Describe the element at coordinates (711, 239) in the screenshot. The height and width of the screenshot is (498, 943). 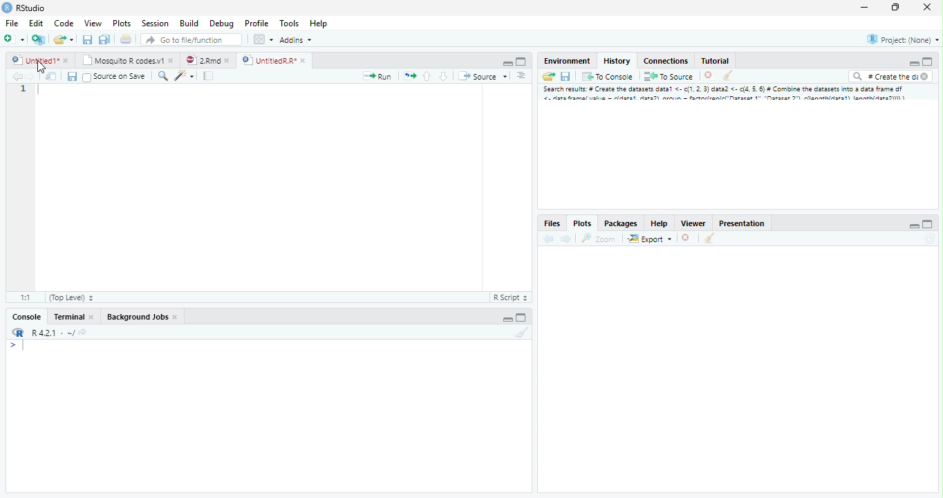
I see `Clear console` at that location.